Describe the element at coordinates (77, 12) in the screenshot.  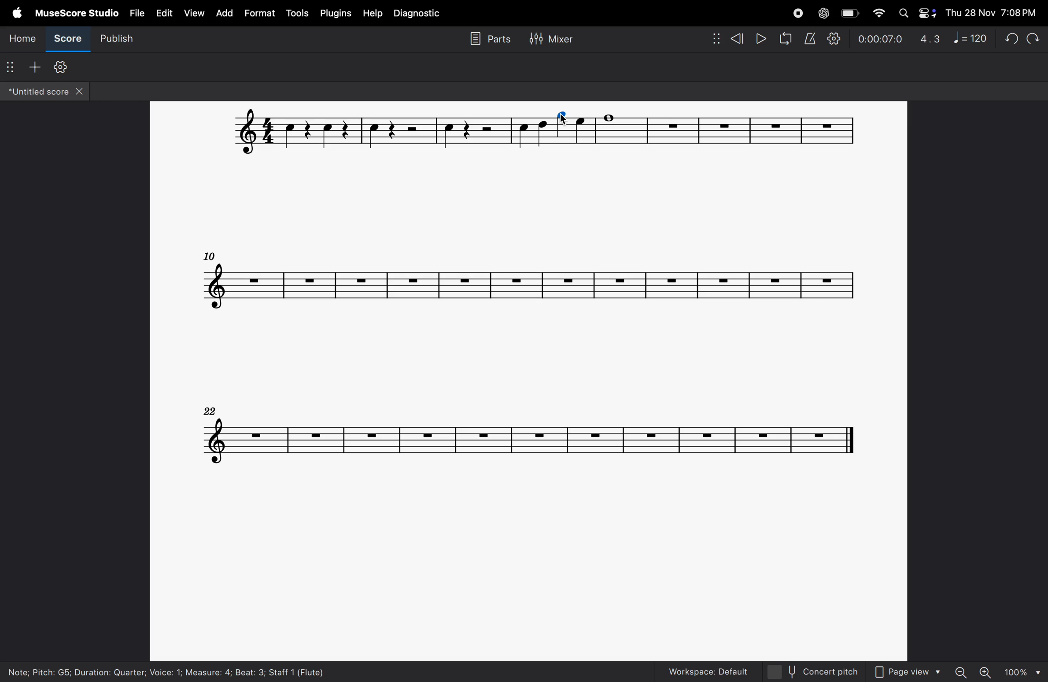
I see `musescore studio` at that location.